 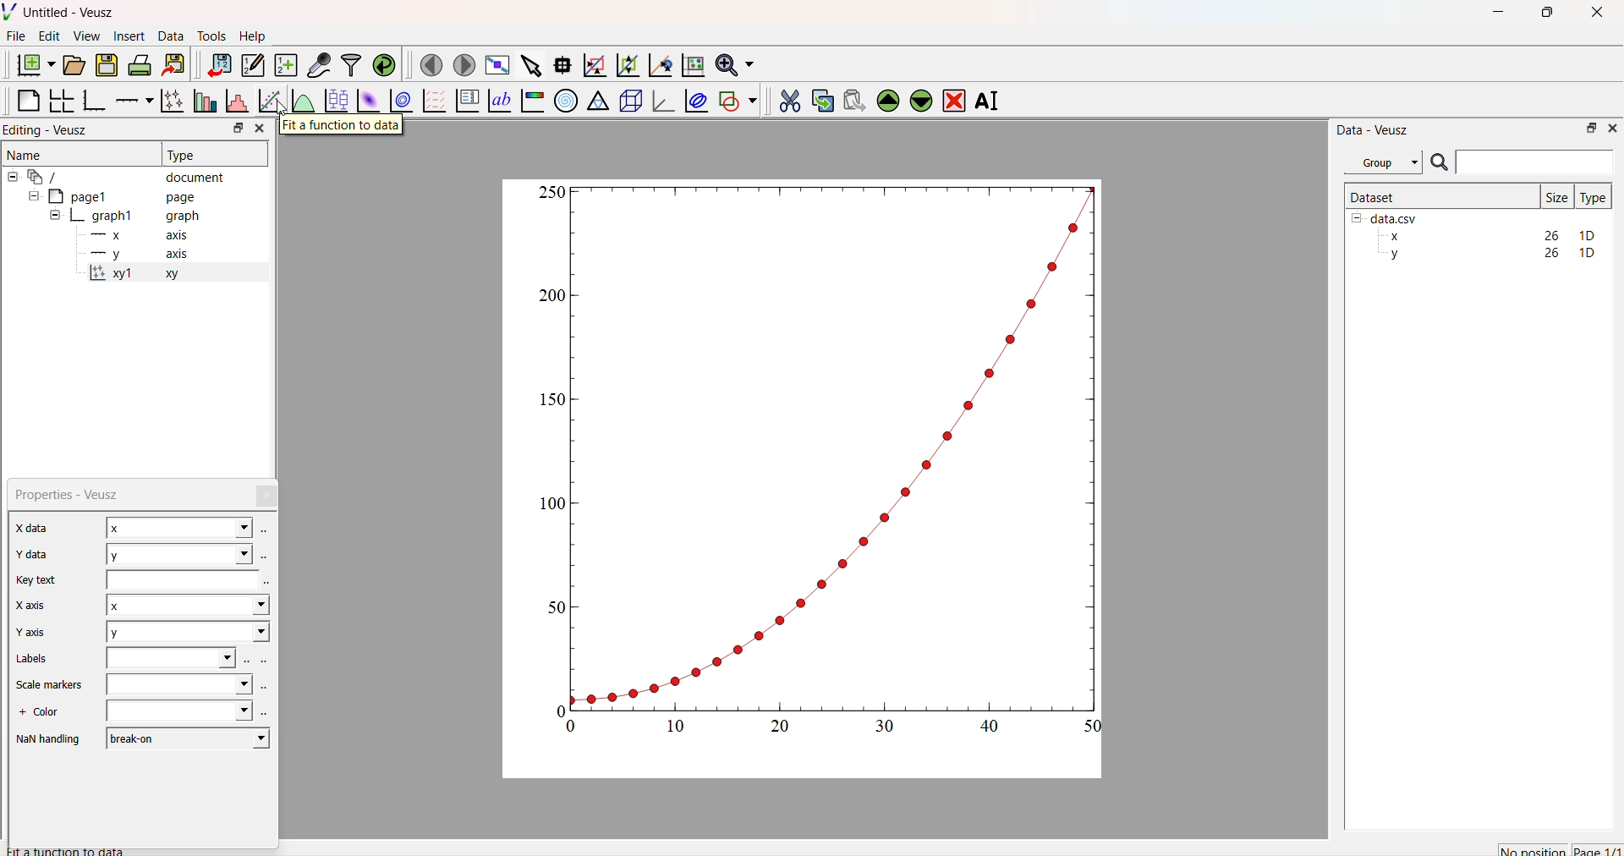 I want to click on Cursor, so click(x=282, y=108).